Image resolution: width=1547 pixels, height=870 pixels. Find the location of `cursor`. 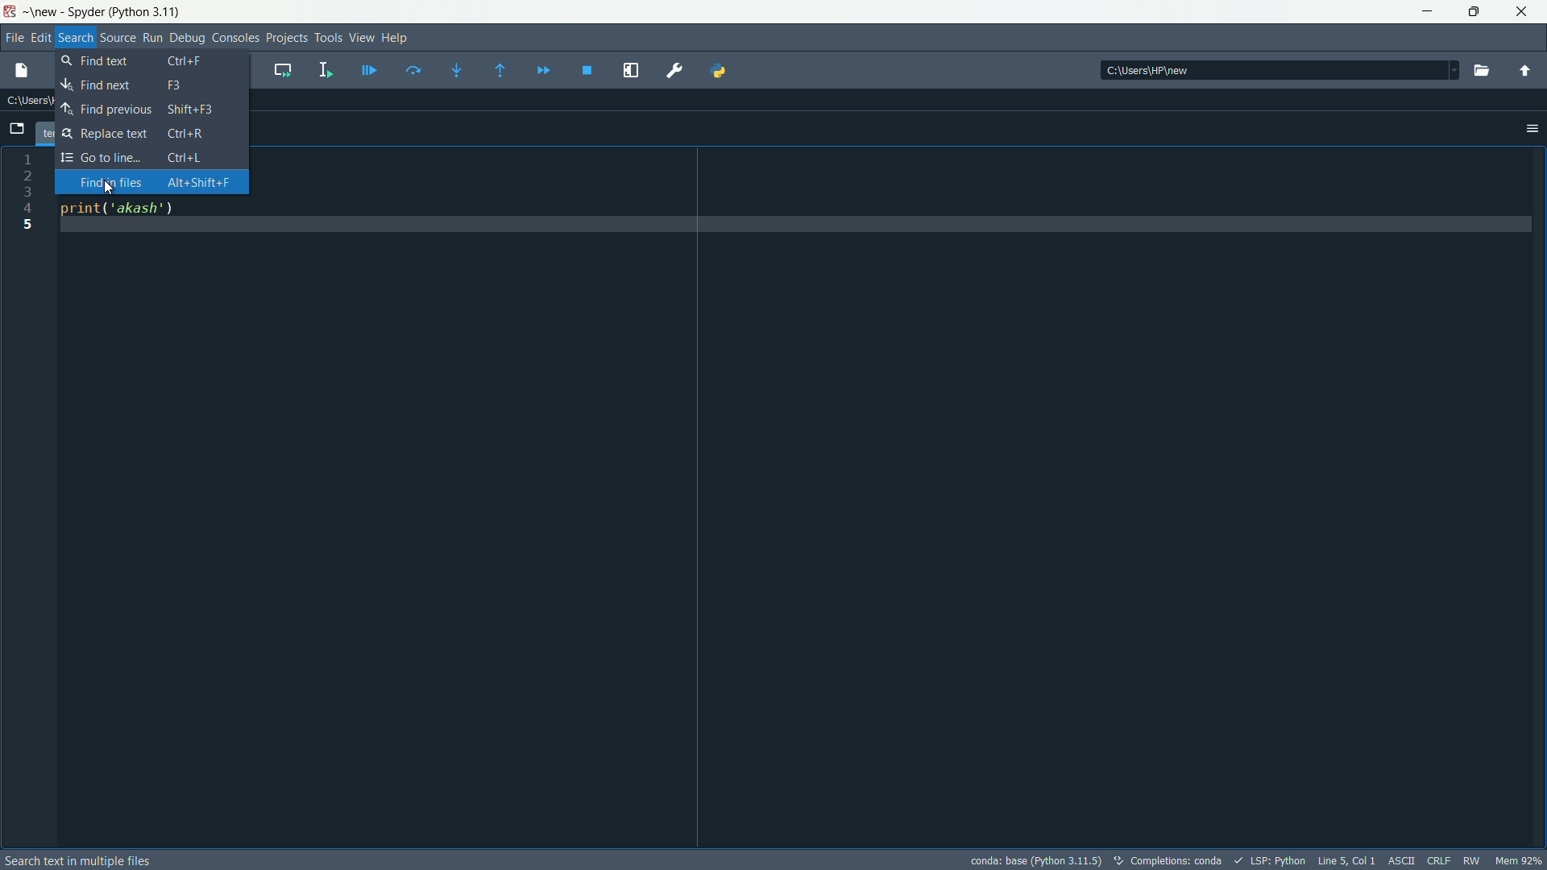

cursor is located at coordinates (109, 189).